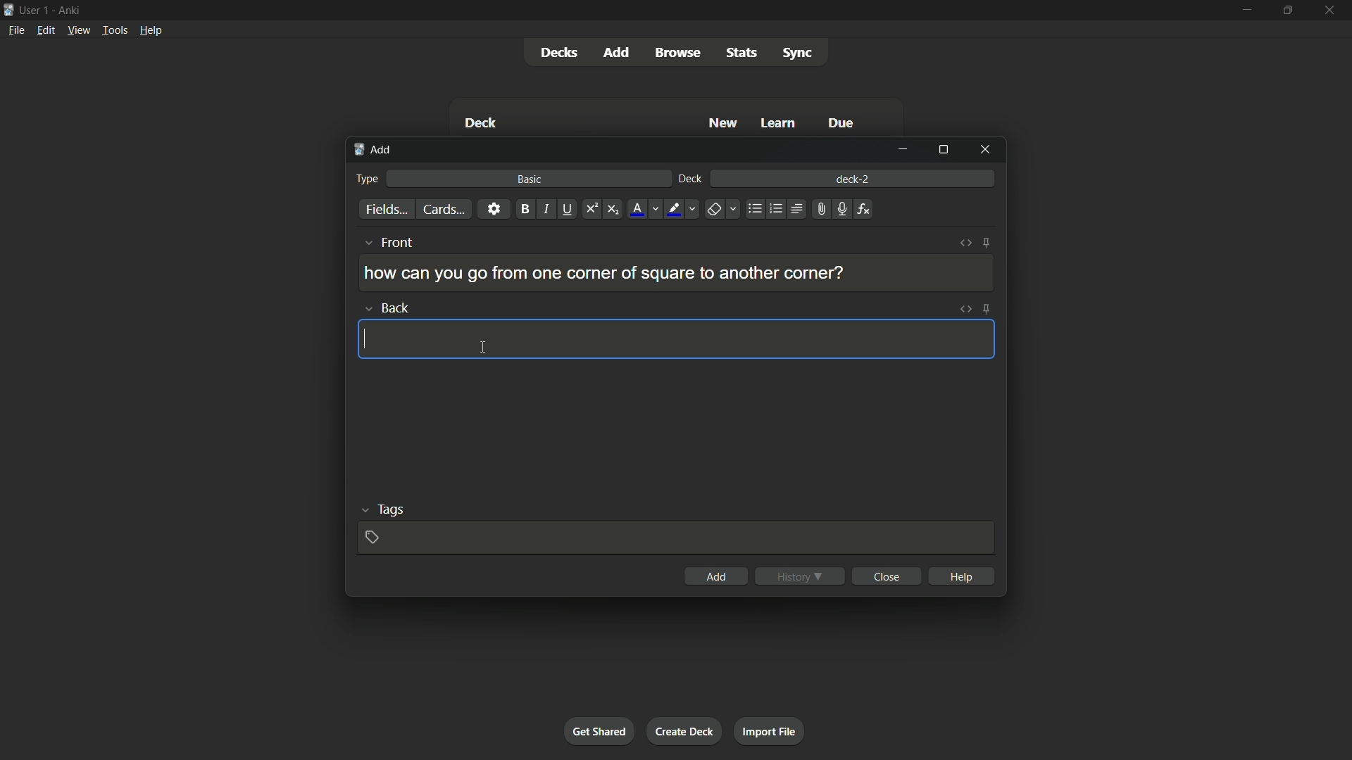 The image size is (1352, 760). What do you see at coordinates (722, 208) in the screenshot?
I see `remove formatting` at bounding box center [722, 208].